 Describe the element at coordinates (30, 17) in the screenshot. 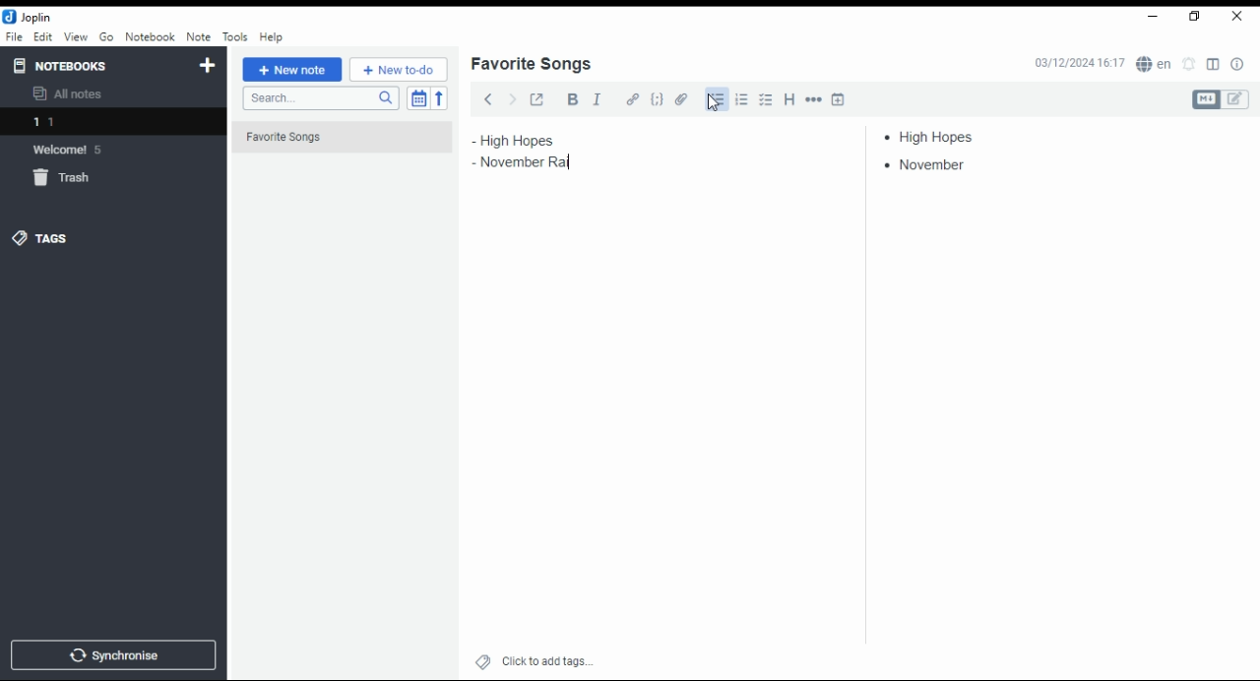

I see `icon` at that location.